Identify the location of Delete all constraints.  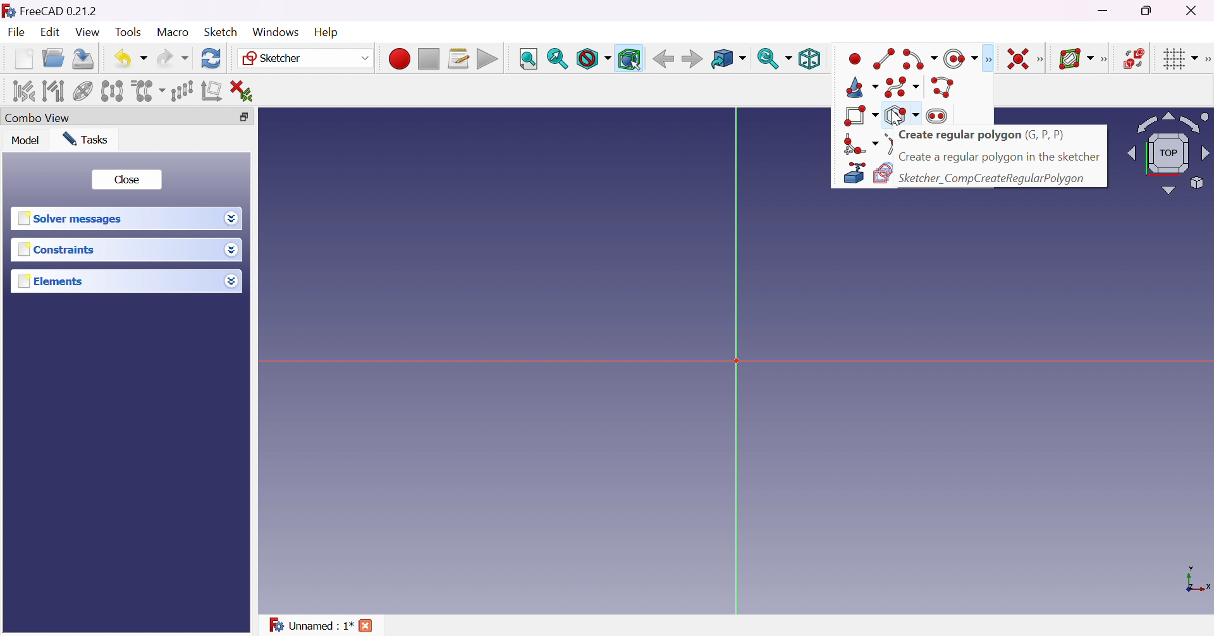
(245, 92).